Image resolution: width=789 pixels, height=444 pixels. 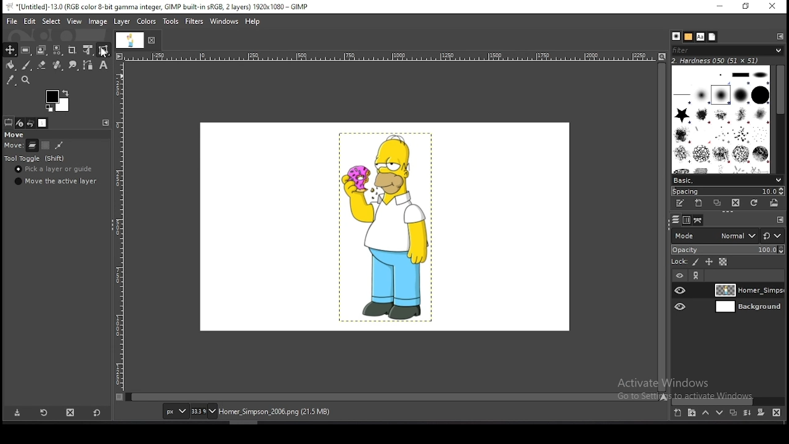 I want to click on edit this brush, so click(x=682, y=203).